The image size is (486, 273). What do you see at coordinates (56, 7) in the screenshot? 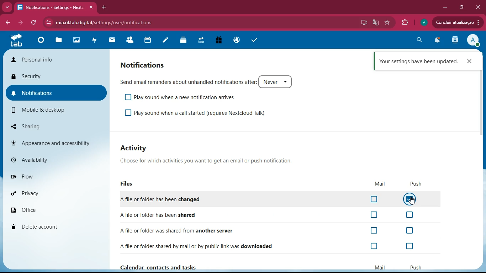
I see `tab` at bounding box center [56, 7].